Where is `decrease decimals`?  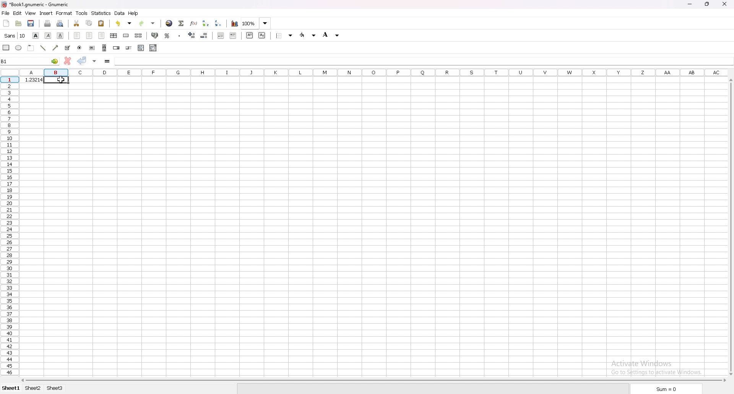 decrease decimals is located at coordinates (204, 35).